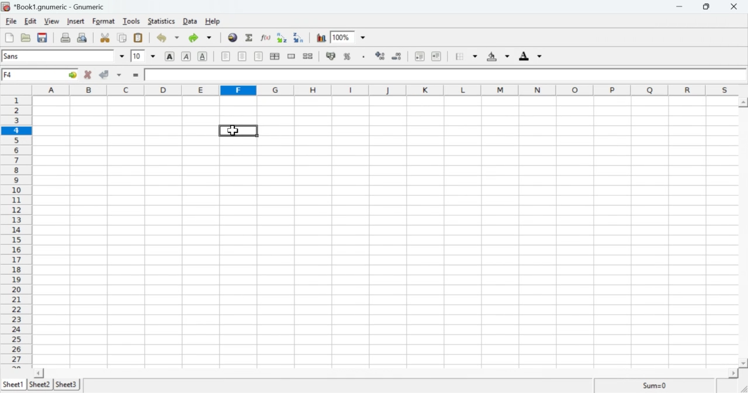  I want to click on Close, so click(735, 7).